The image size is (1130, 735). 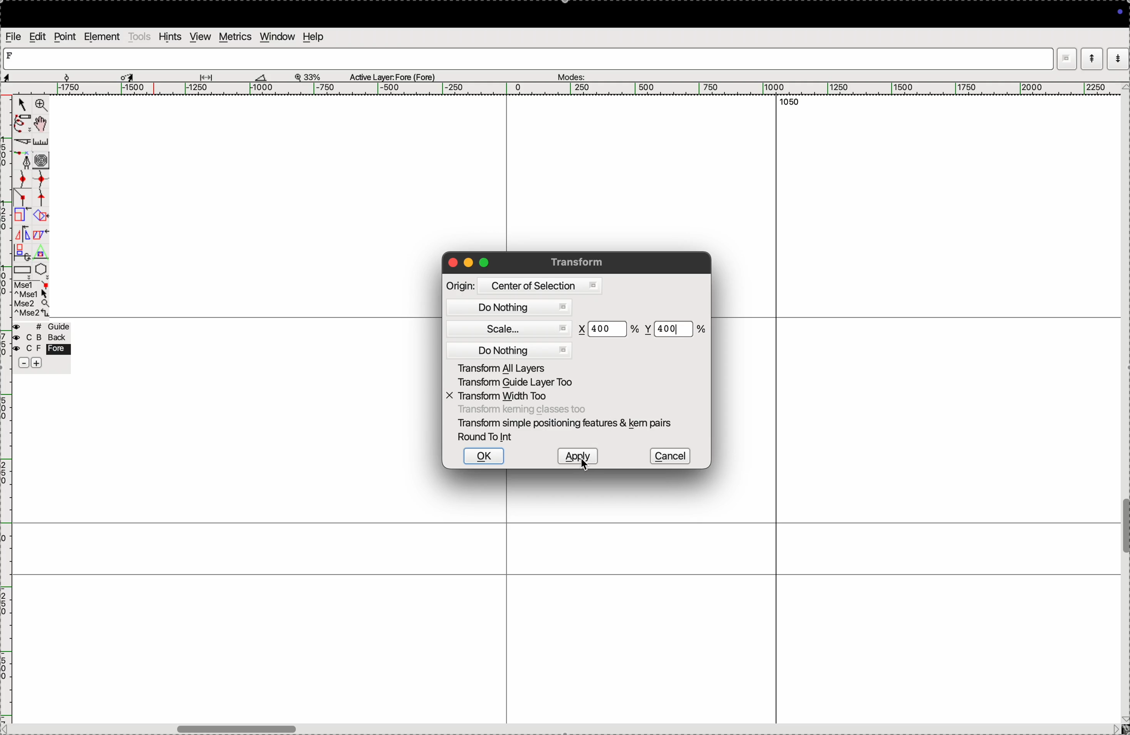 What do you see at coordinates (539, 286) in the screenshot?
I see `centre of selsection` at bounding box center [539, 286].